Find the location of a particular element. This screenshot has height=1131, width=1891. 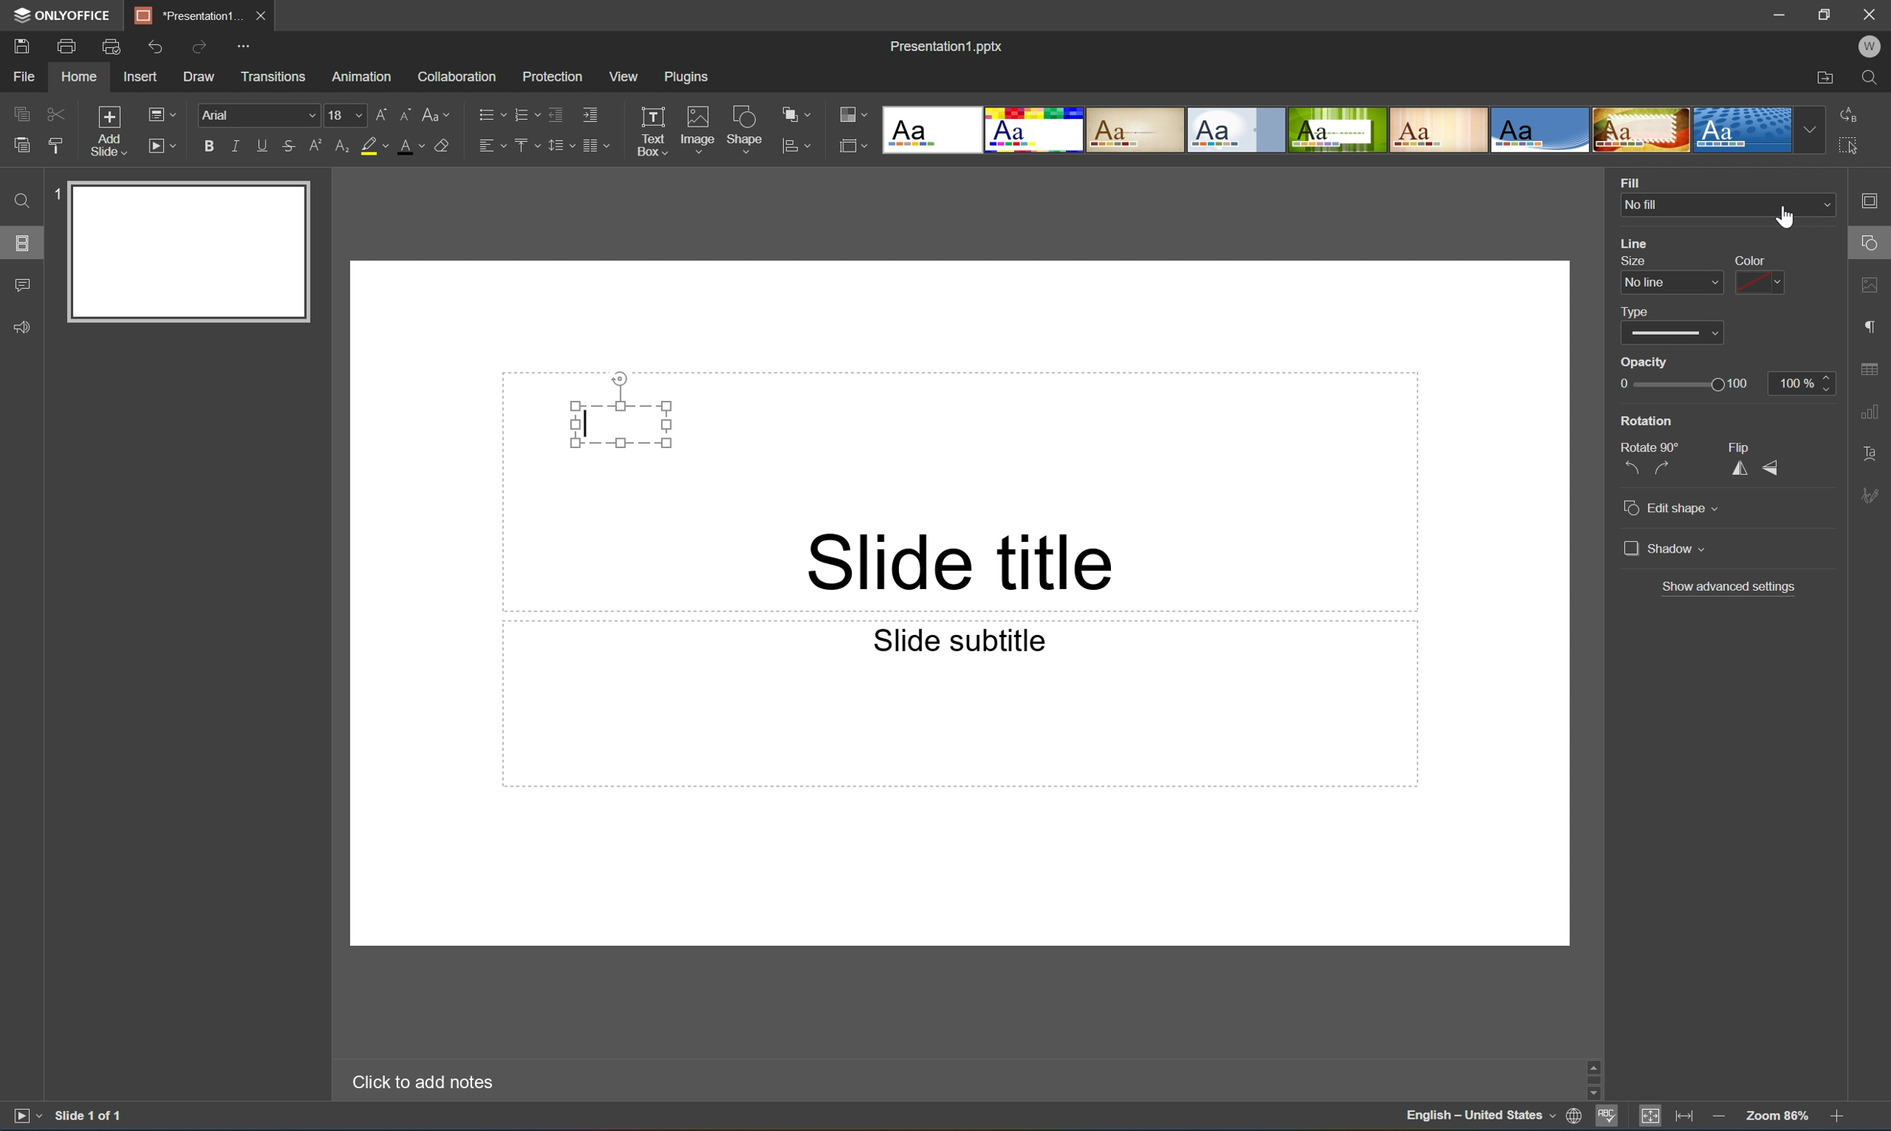

Shape is located at coordinates (746, 133).